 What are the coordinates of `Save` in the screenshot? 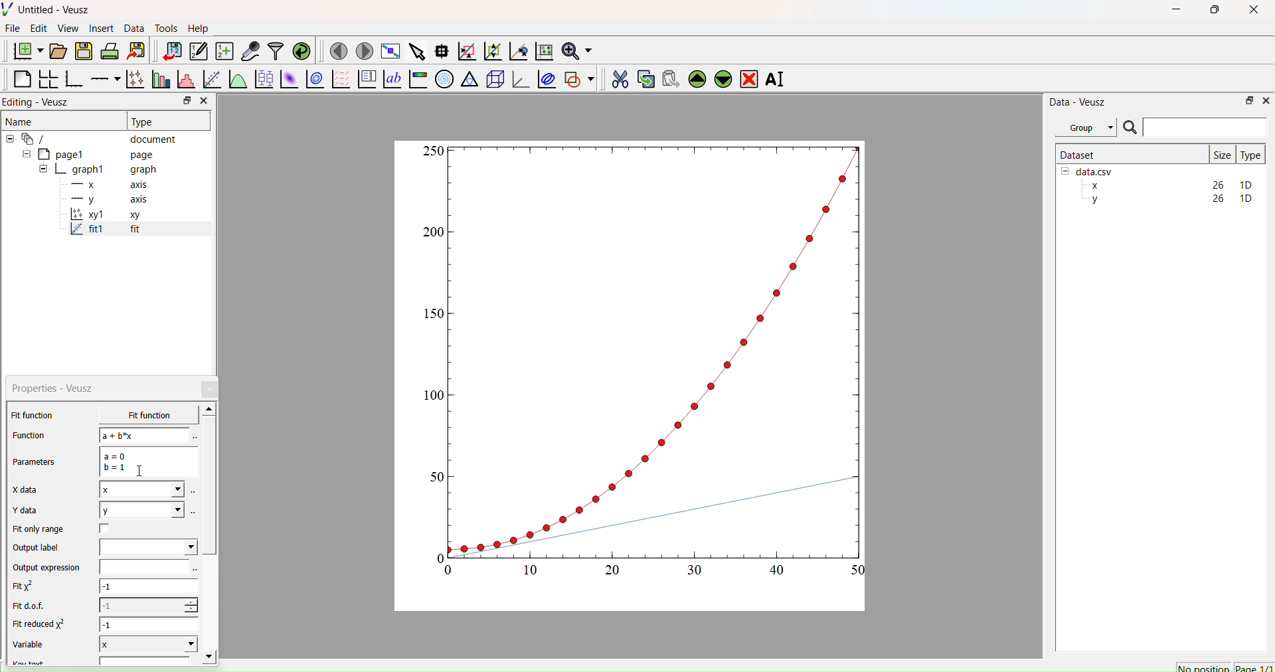 It's located at (83, 50).